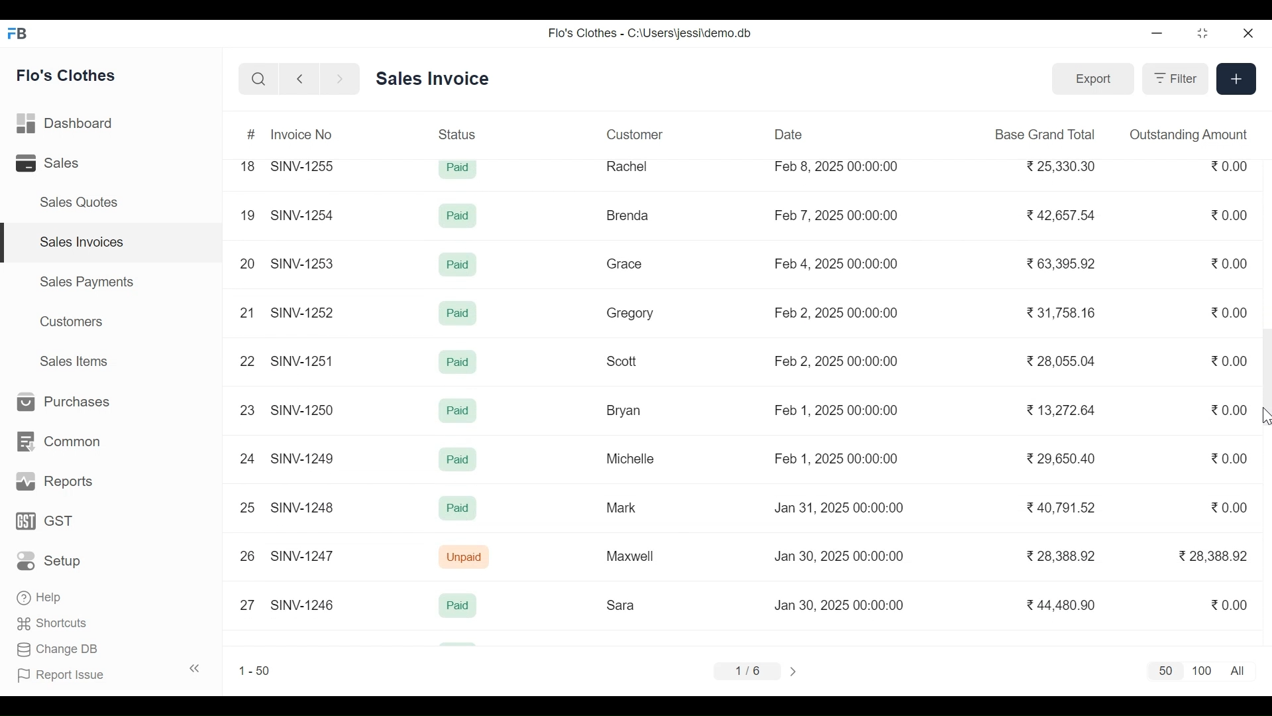  What do you see at coordinates (458, 605) in the screenshot?
I see `Paid` at bounding box center [458, 605].